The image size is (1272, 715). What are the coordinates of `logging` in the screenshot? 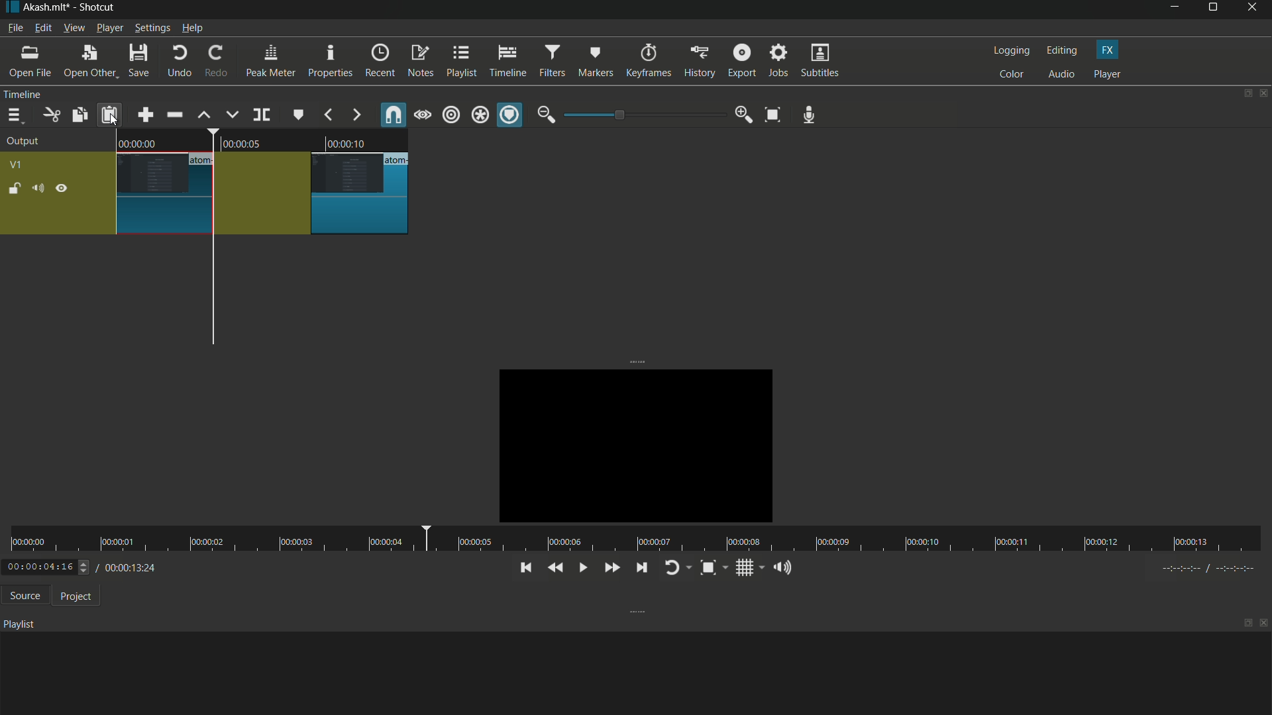 It's located at (1009, 51).